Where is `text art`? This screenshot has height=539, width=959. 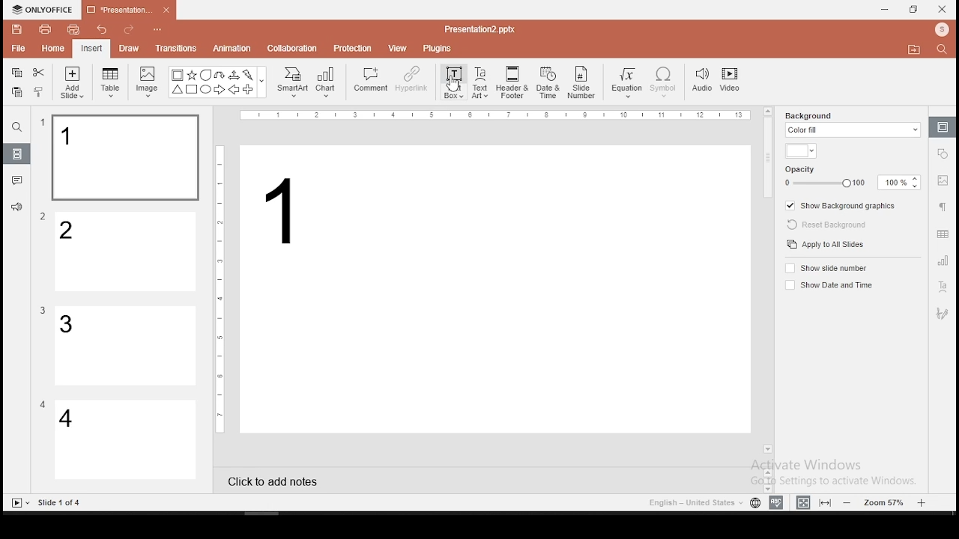 text art is located at coordinates (480, 82).